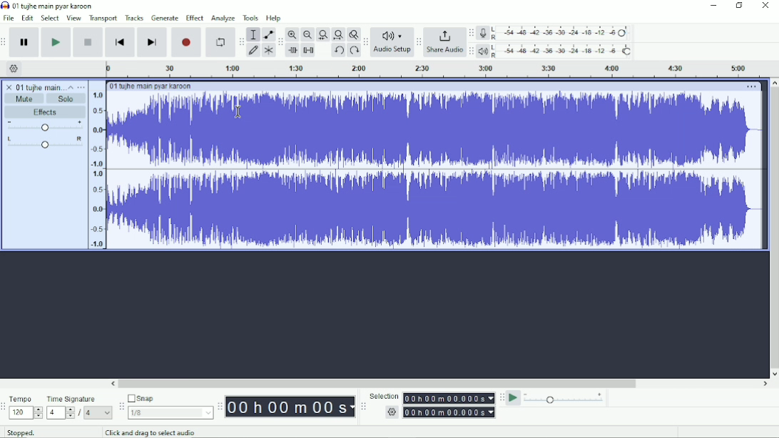 This screenshot has width=779, height=438. Describe the element at coordinates (135, 18) in the screenshot. I see `Tracks` at that location.